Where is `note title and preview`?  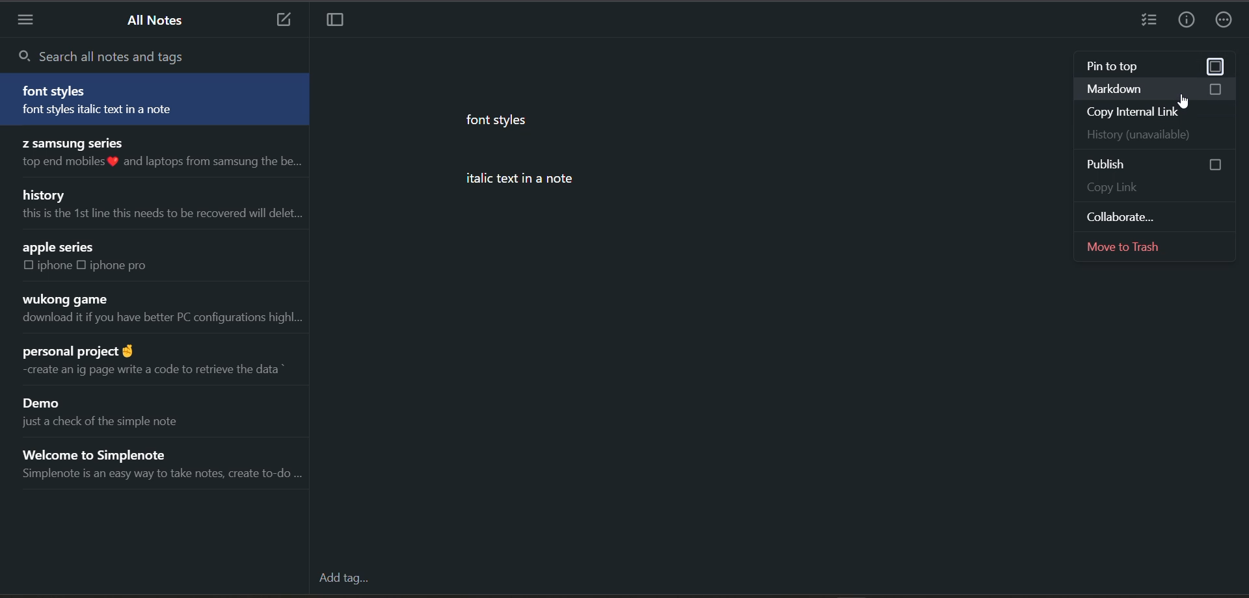 note title and preview is located at coordinates (155, 99).